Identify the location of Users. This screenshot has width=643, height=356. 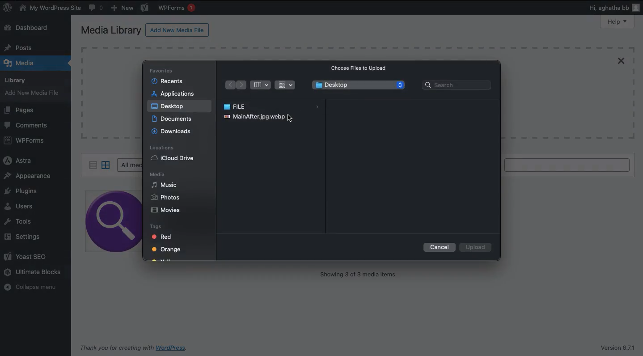
(21, 205).